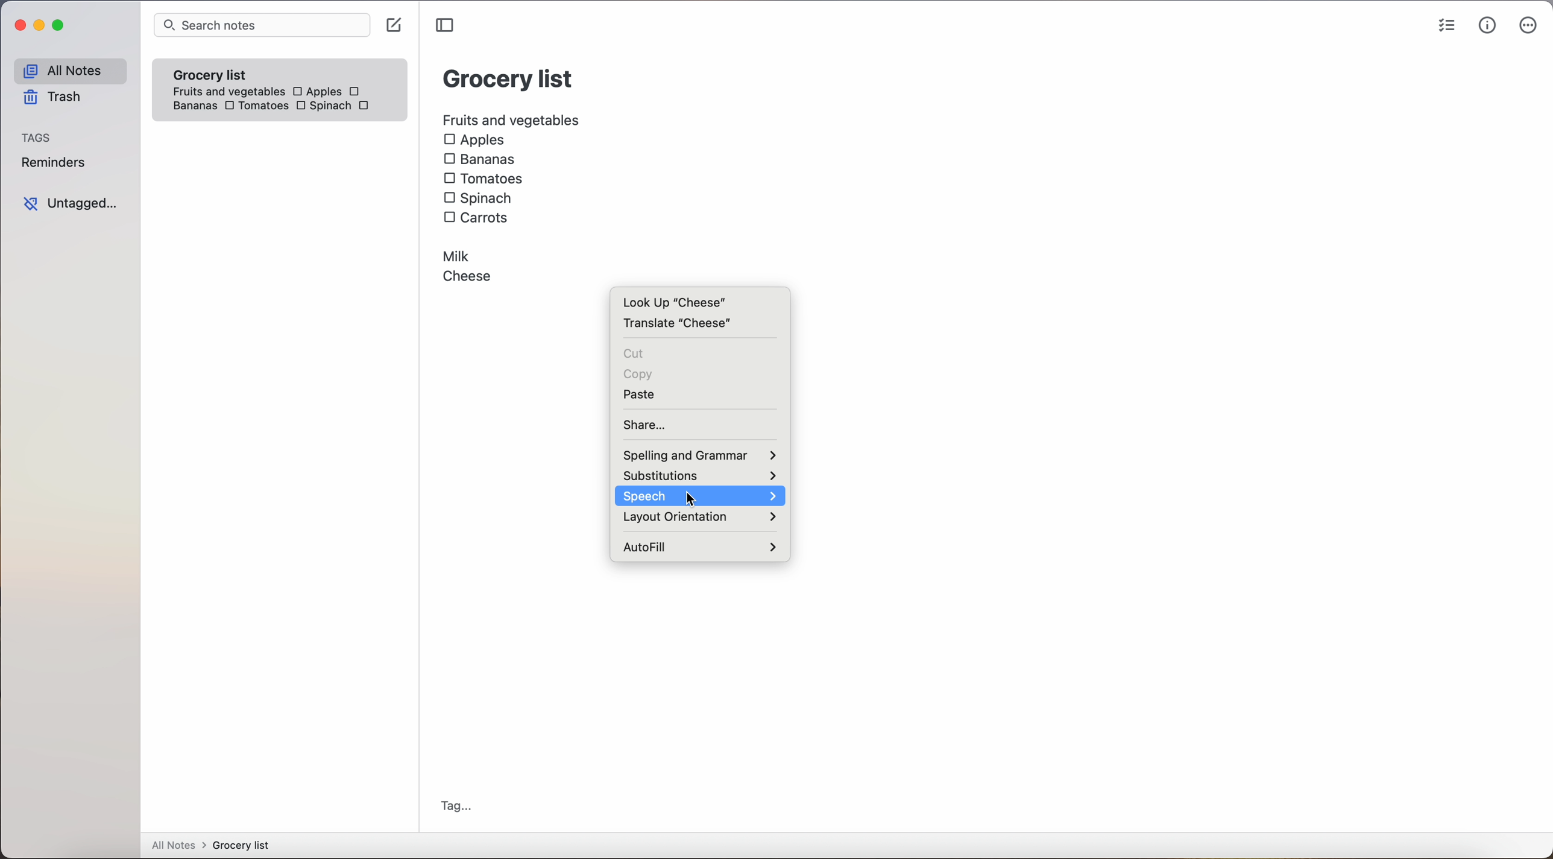 This screenshot has height=859, width=1553. Describe the element at coordinates (42, 25) in the screenshot. I see `minimize` at that location.